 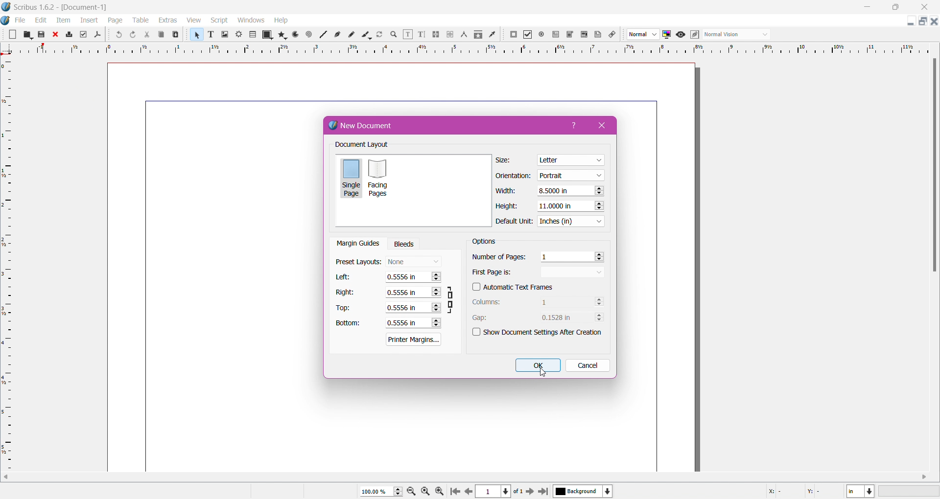 I want to click on Portrait v, so click(x=572, y=176).